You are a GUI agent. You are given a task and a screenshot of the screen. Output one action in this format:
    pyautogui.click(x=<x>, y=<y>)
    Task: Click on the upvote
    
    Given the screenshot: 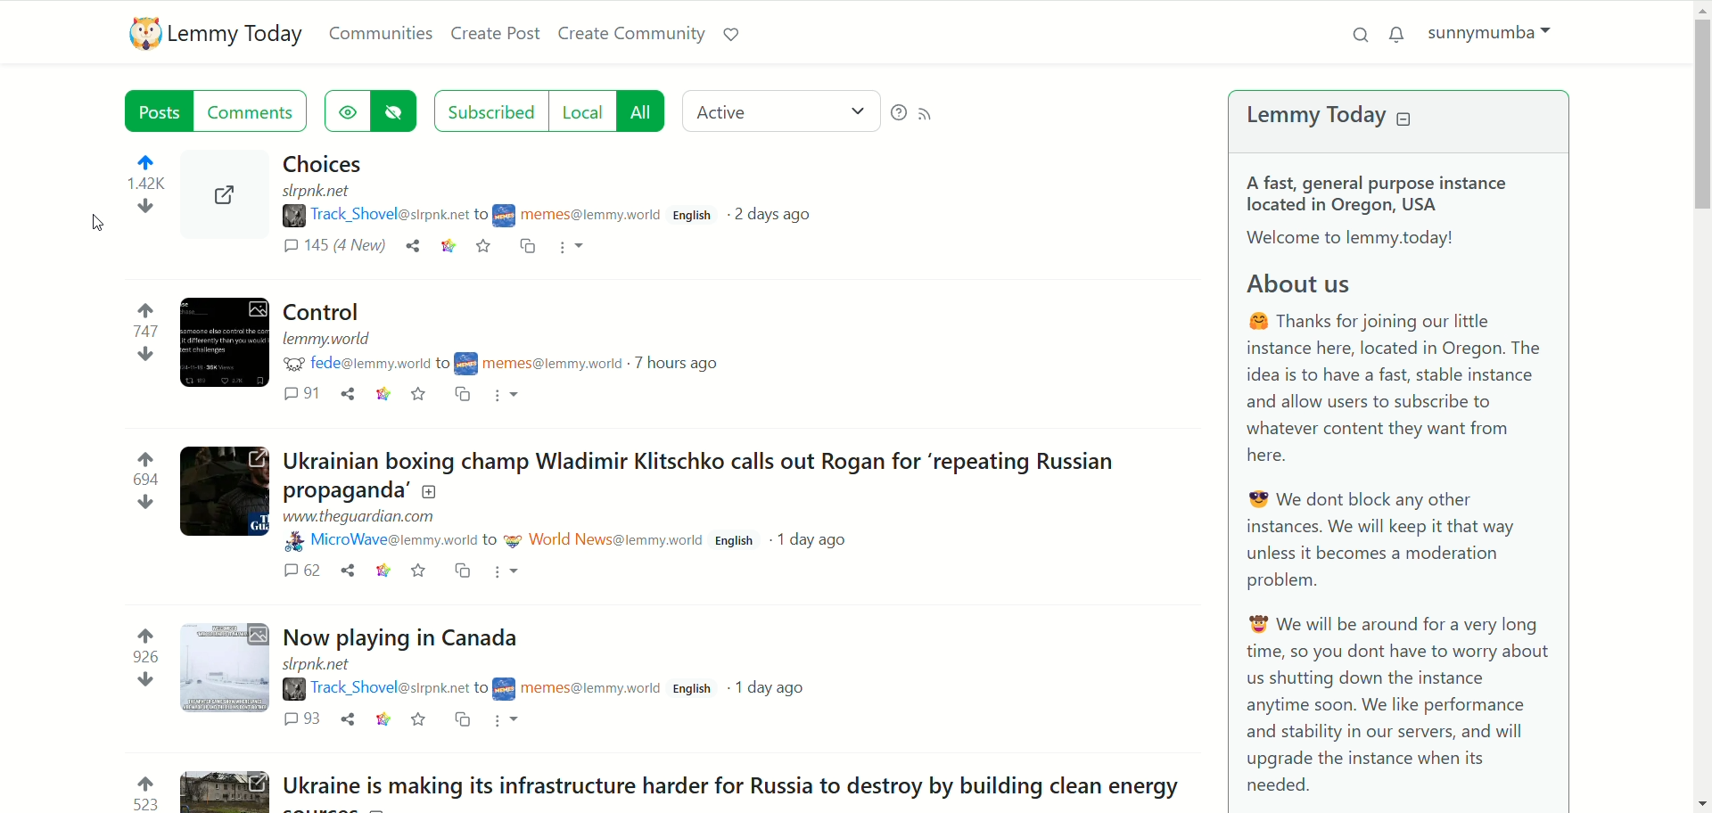 What is the action you would take?
    pyautogui.click(x=150, y=311)
    